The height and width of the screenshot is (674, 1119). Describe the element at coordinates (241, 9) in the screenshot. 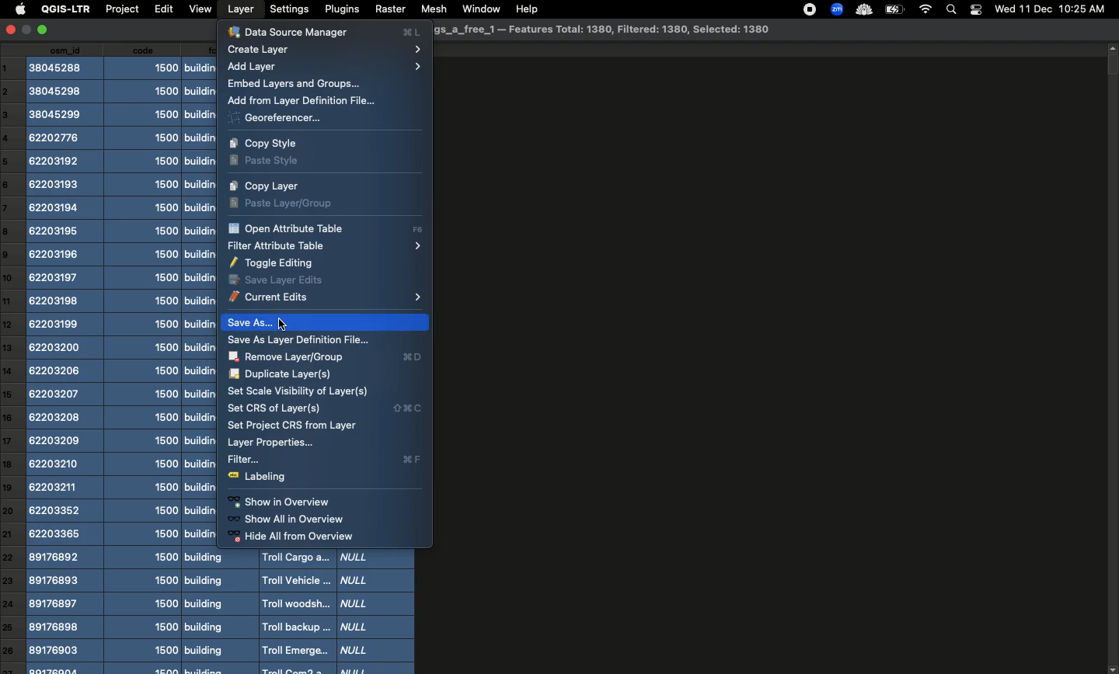

I see `Layer` at that location.